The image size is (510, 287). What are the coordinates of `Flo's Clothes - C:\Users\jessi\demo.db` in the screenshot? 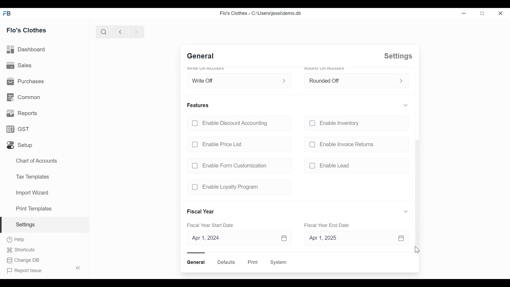 It's located at (260, 13).